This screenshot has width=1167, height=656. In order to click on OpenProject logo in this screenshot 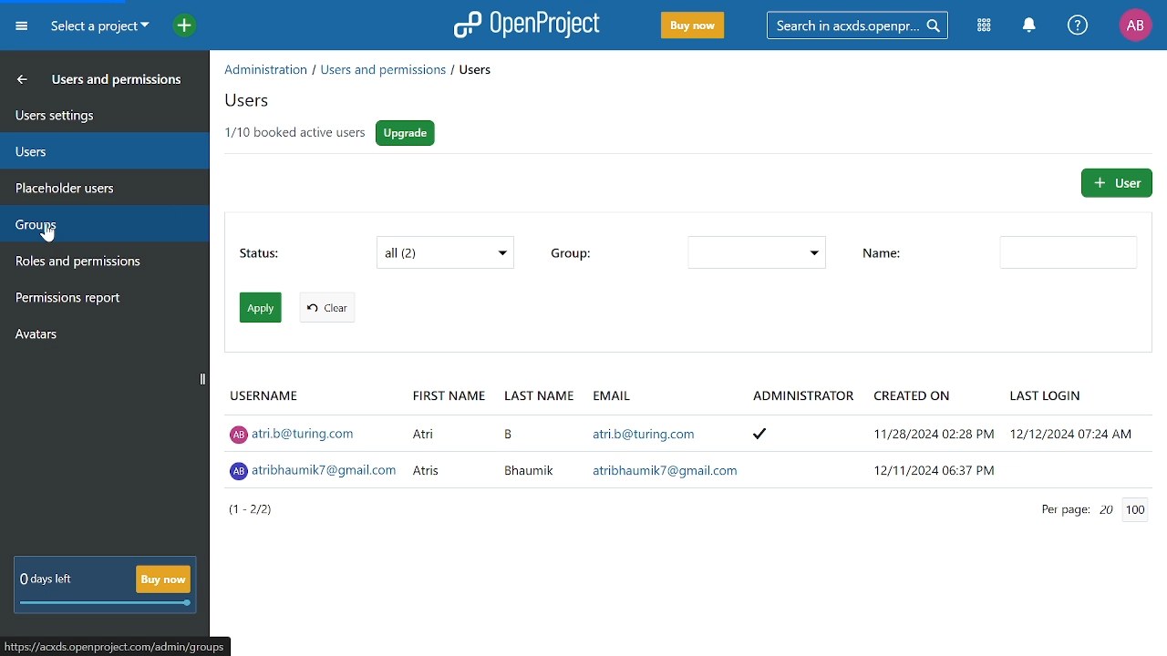, I will do `click(528, 24)`.